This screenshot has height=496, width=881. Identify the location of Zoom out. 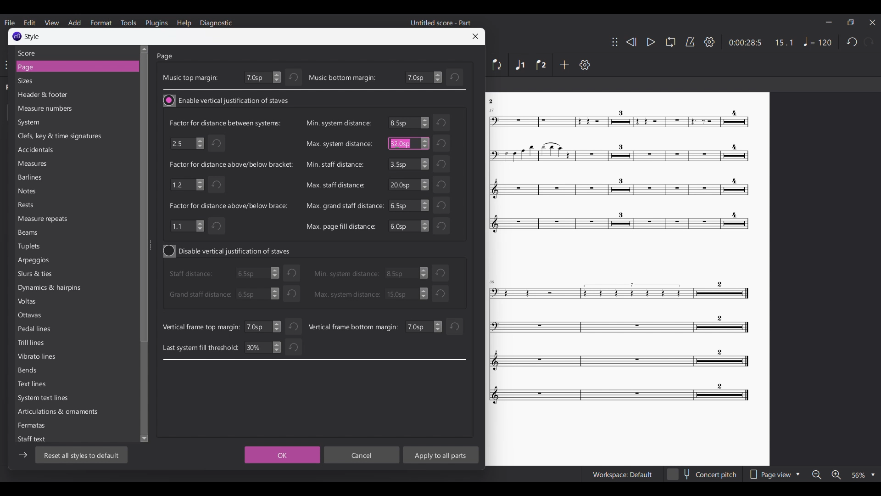
(817, 475).